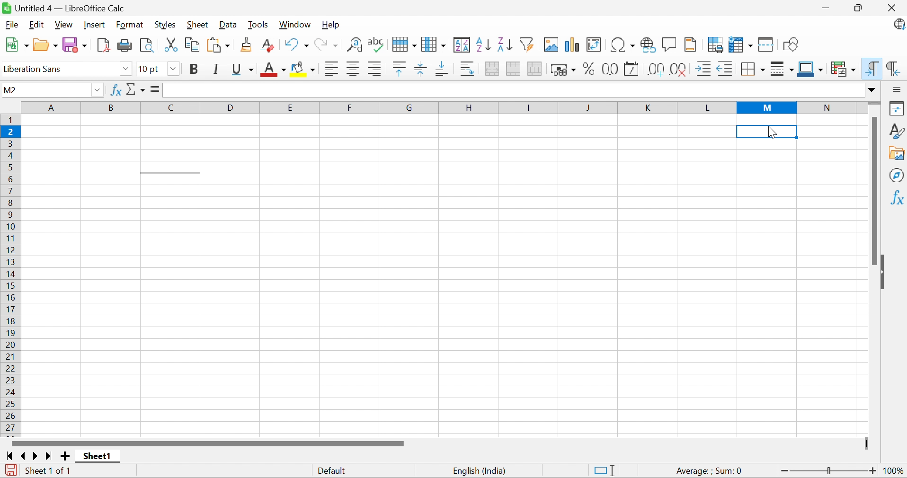  Describe the element at coordinates (154, 89) in the screenshot. I see `Formula` at that location.